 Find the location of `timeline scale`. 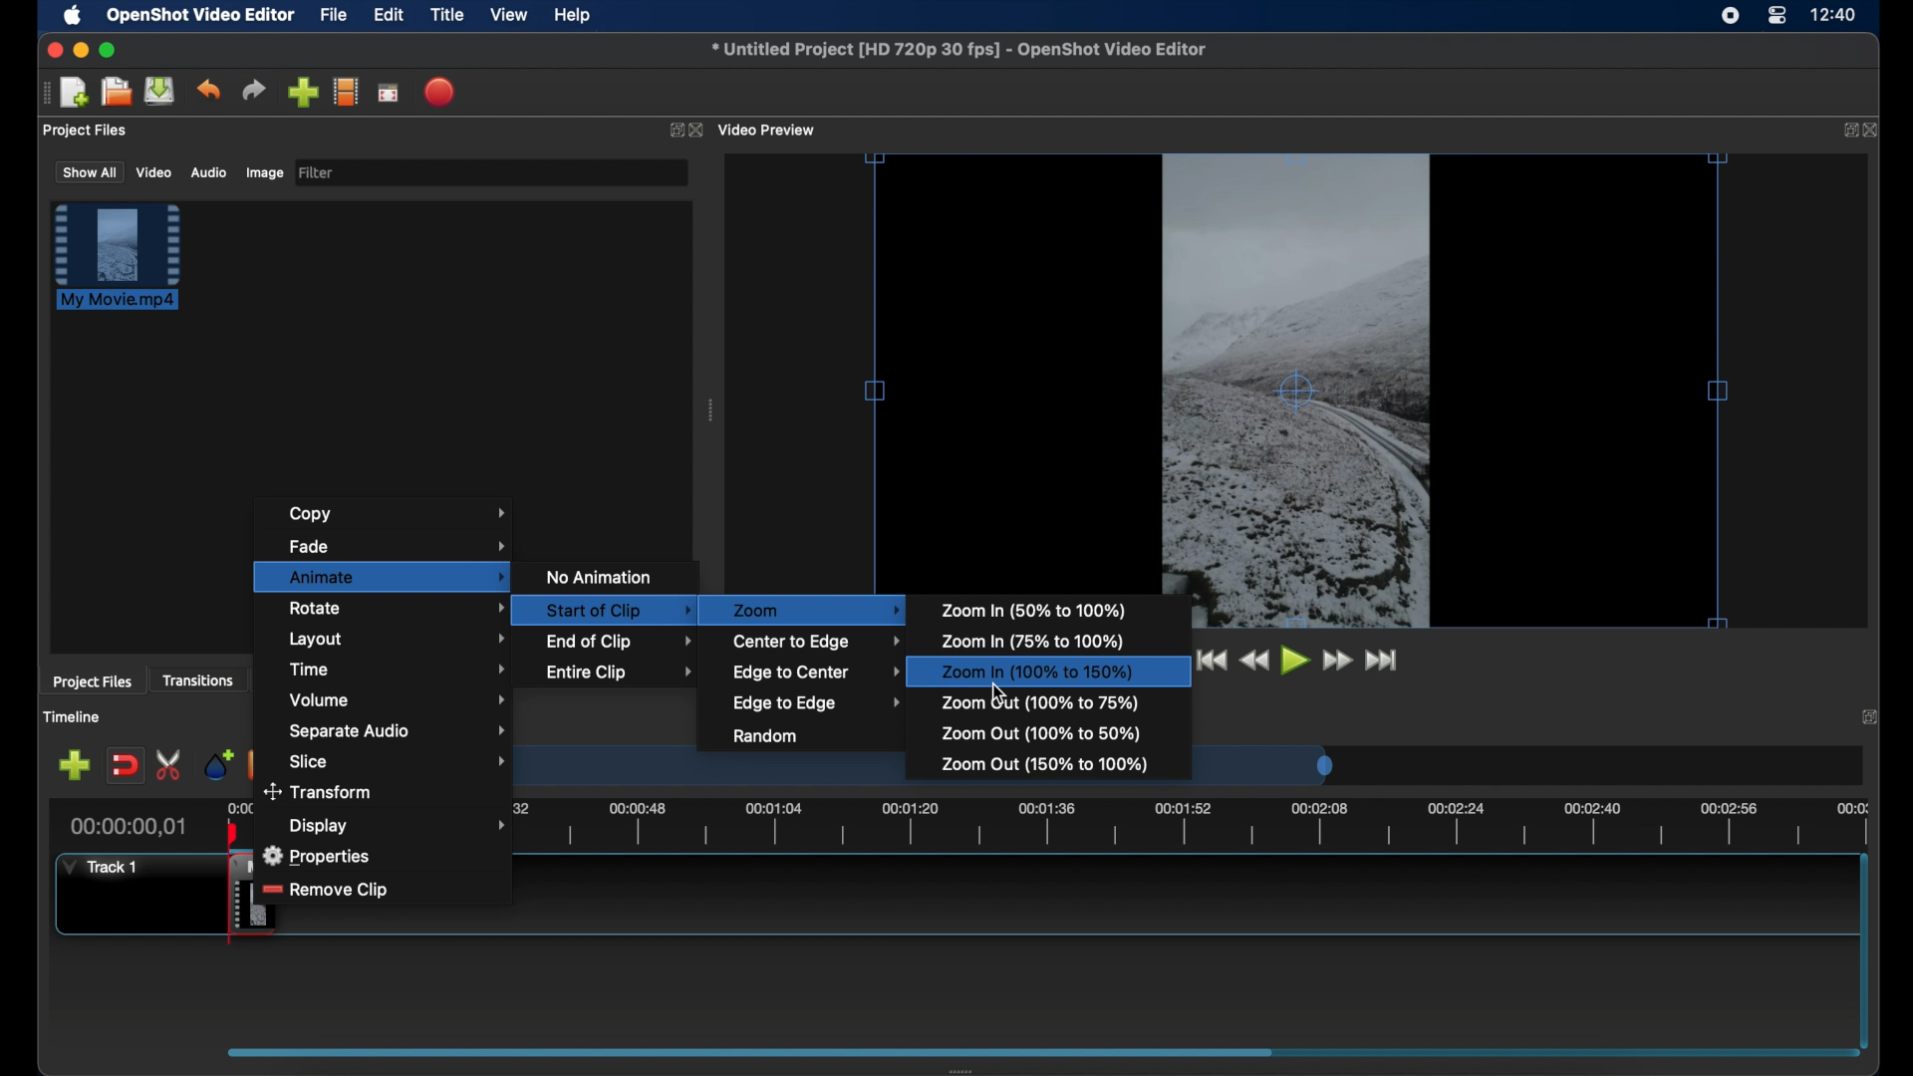

timeline scale is located at coordinates (710, 775).